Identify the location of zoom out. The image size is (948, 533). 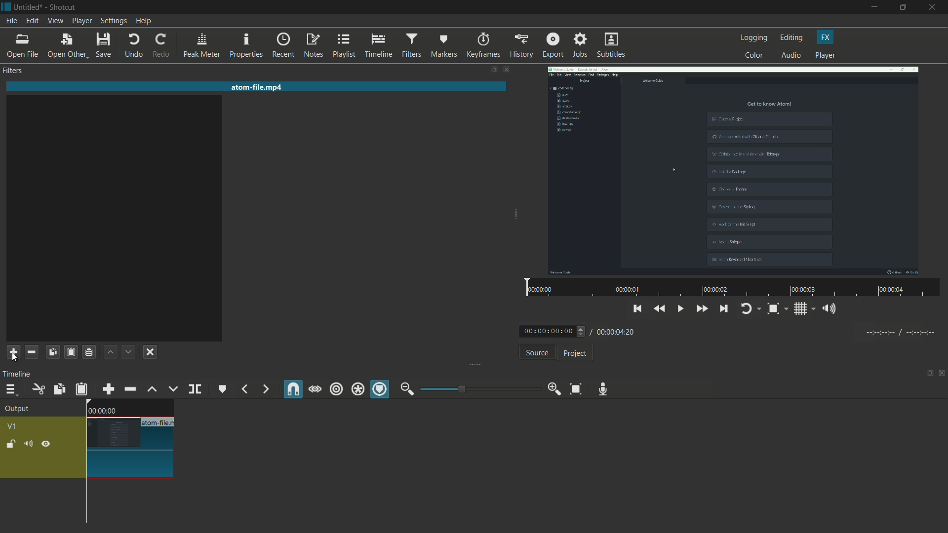
(407, 389).